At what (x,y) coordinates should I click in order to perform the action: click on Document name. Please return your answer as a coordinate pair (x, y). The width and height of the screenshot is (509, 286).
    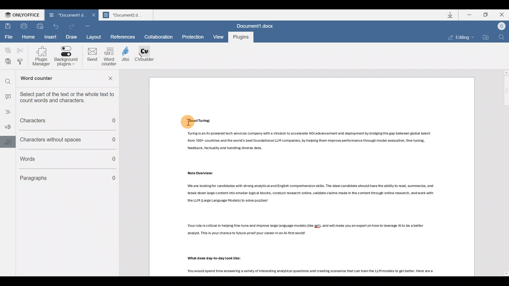
    Looking at the image, I should click on (68, 15).